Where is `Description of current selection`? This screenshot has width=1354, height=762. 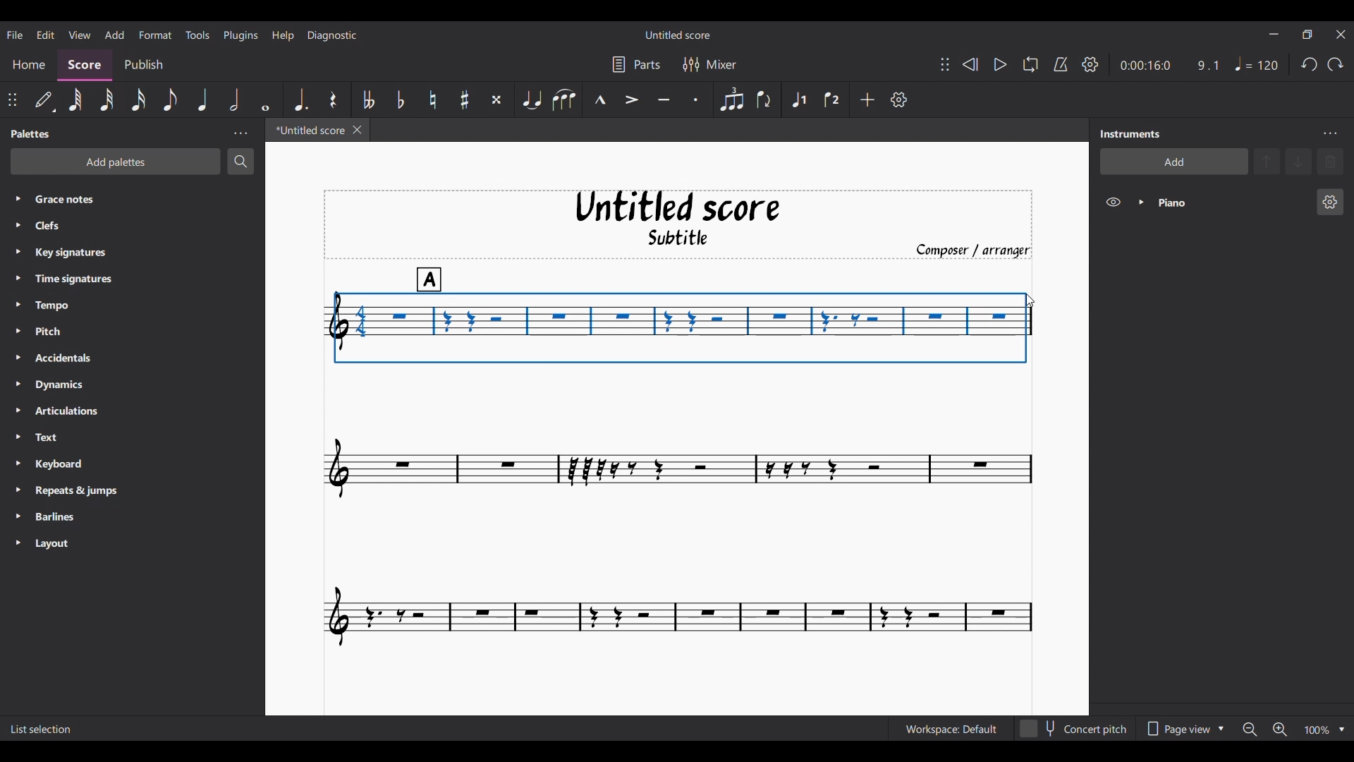 Description of current selection is located at coordinates (42, 730).